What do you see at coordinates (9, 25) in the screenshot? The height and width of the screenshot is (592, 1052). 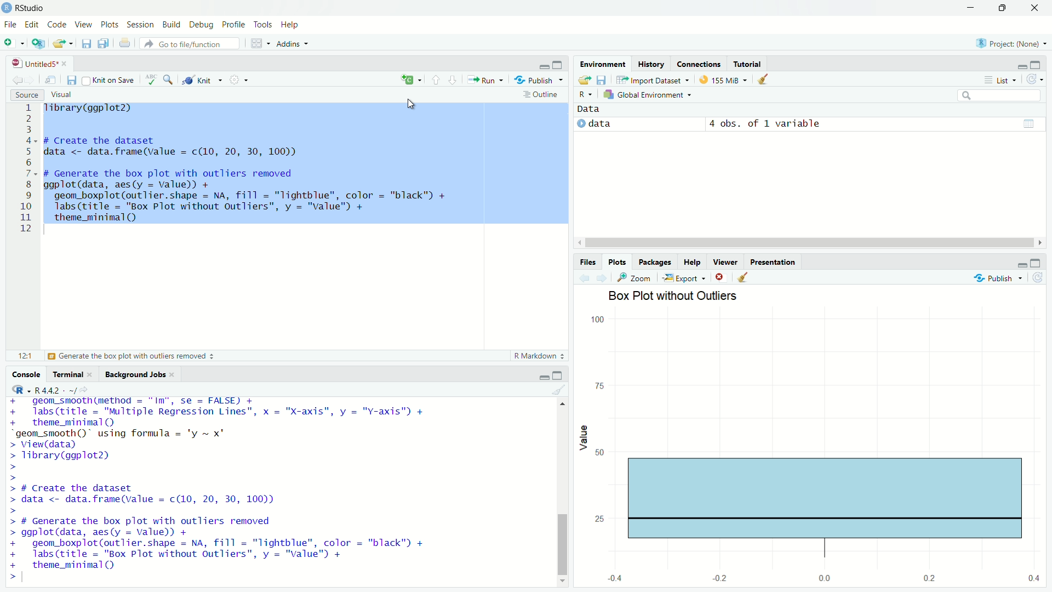 I see `File` at bounding box center [9, 25].